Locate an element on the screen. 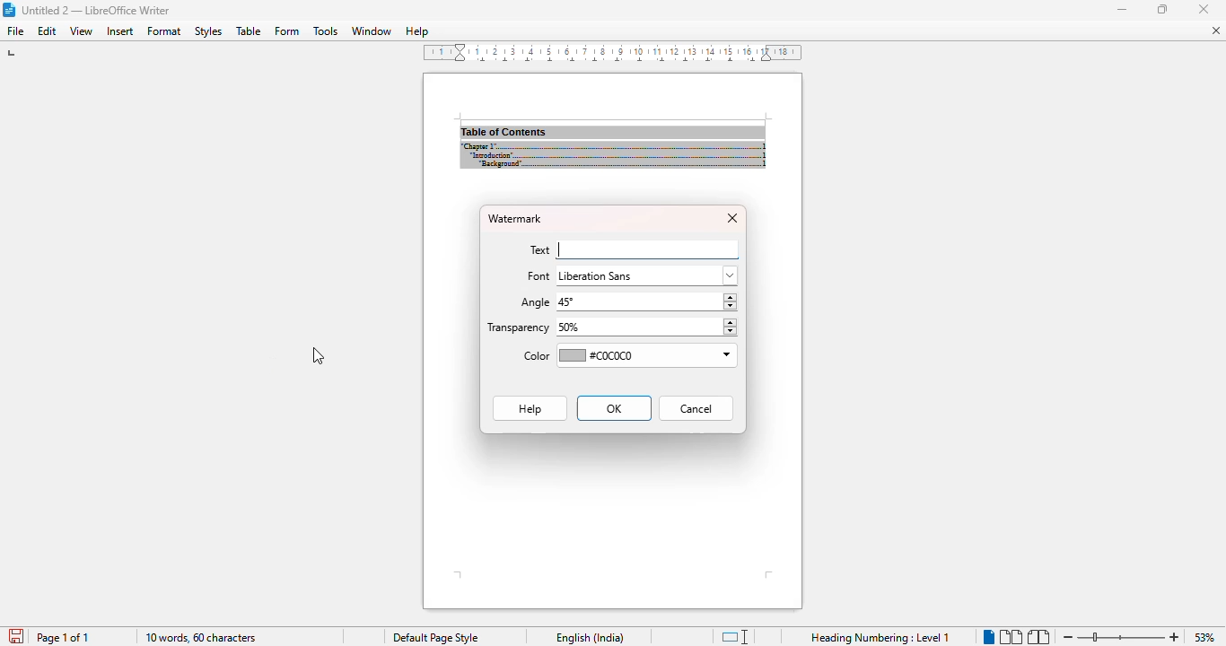 The height and width of the screenshot is (646, 1226). 50% is located at coordinates (647, 327).